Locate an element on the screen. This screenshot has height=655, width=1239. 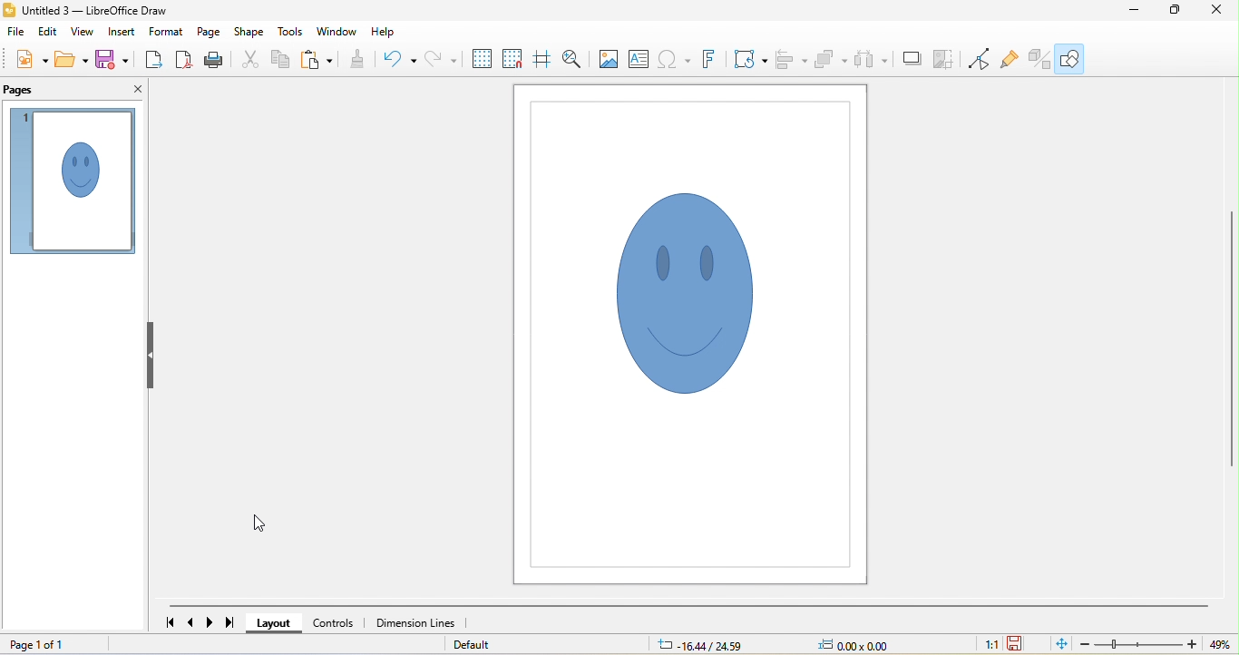
1:1 is located at coordinates (990, 643).